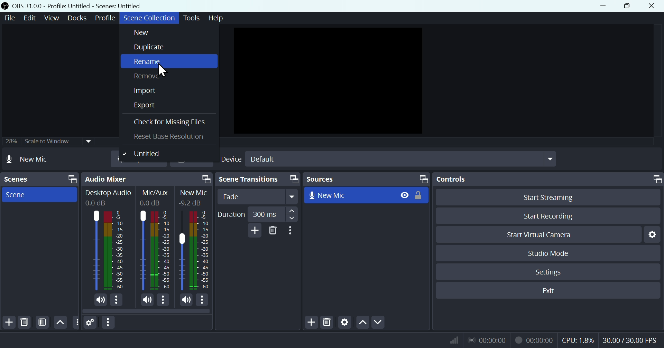 The image size is (664, 348). What do you see at coordinates (292, 232) in the screenshot?
I see `More options` at bounding box center [292, 232].